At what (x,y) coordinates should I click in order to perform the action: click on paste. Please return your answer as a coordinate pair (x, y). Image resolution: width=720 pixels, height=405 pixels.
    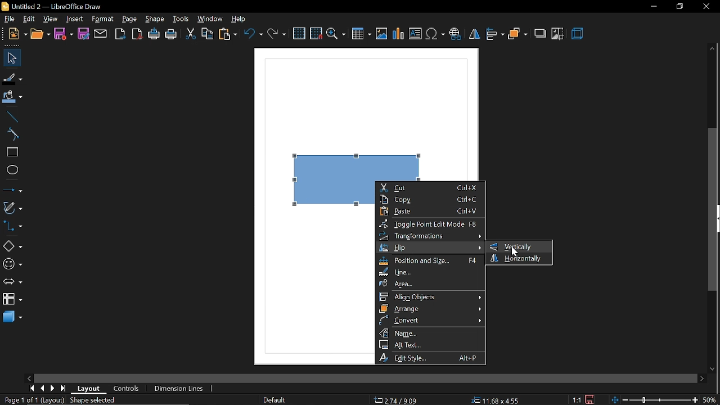
    Looking at the image, I should click on (433, 211).